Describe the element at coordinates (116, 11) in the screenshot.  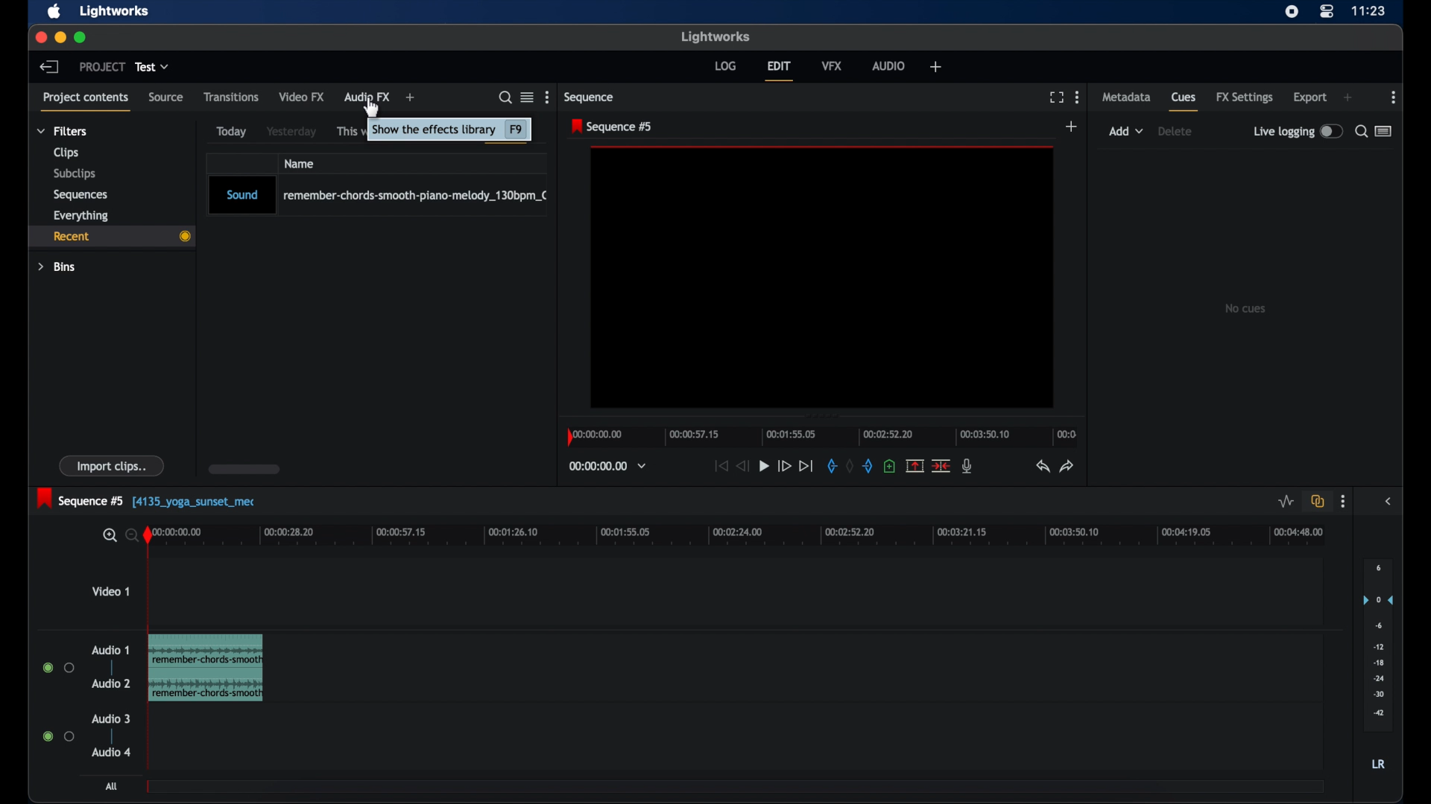
I see `lightworks` at that location.